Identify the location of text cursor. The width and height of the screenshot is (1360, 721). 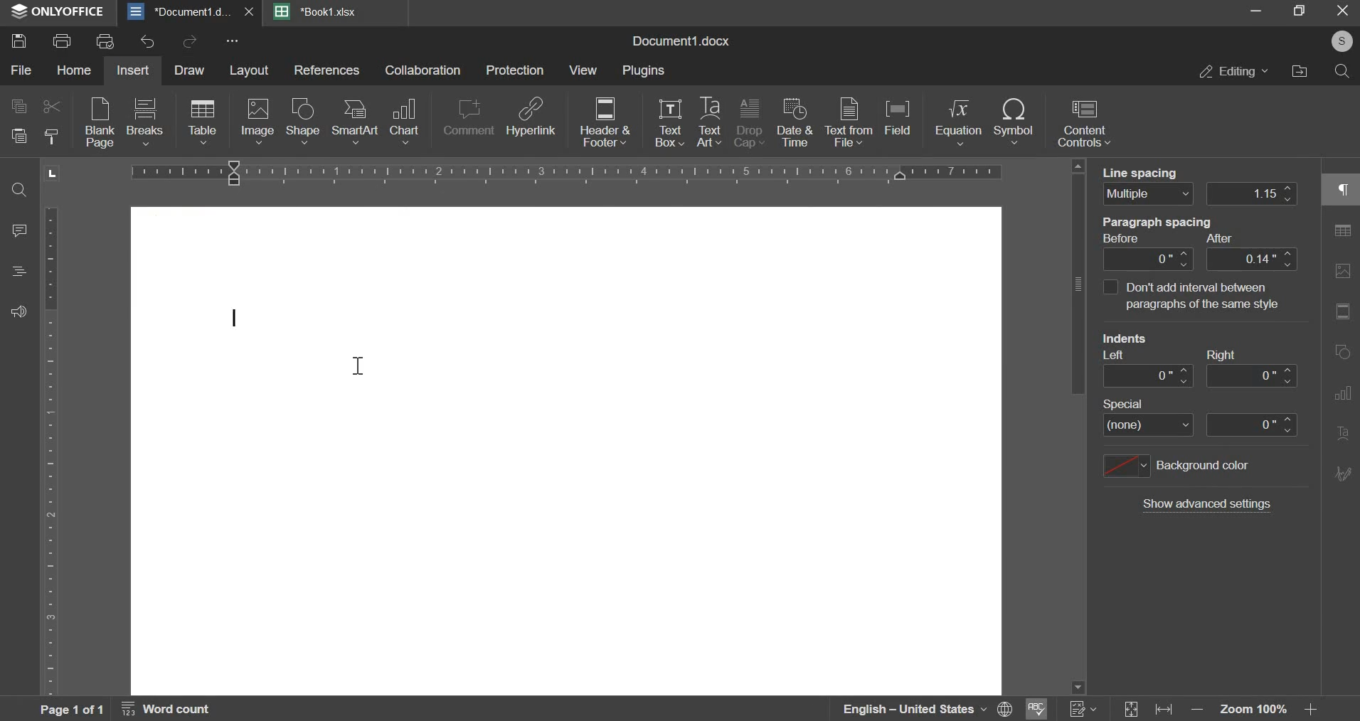
(359, 363).